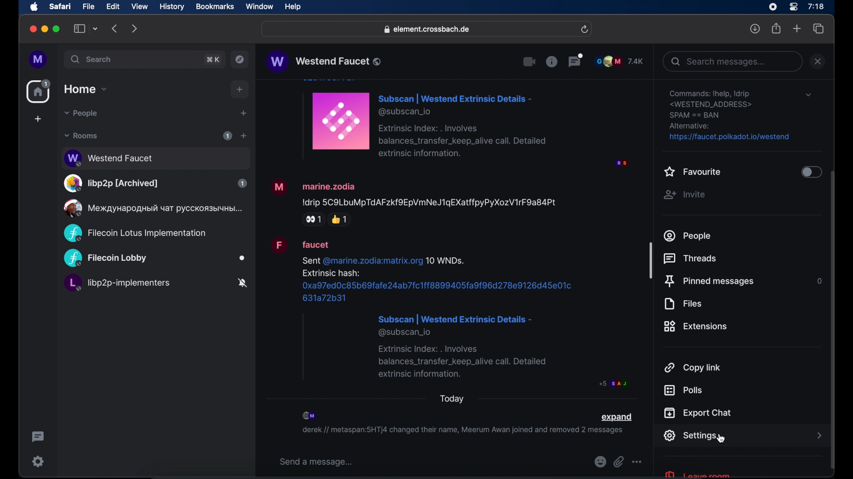 The width and height of the screenshot is (853, 479). What do you see at coordinates (96, 28) in the screenshot?
I see `tab group picker` at bounding box center [96, 28].